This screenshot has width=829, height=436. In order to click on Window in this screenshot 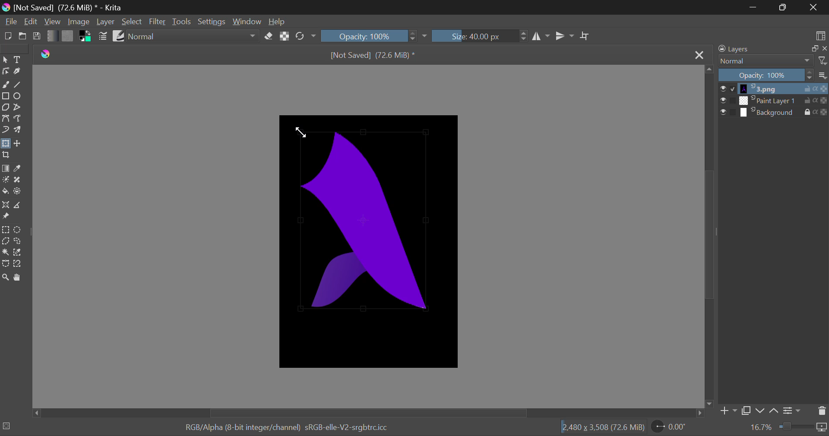, I will do `click(246, 22)`.